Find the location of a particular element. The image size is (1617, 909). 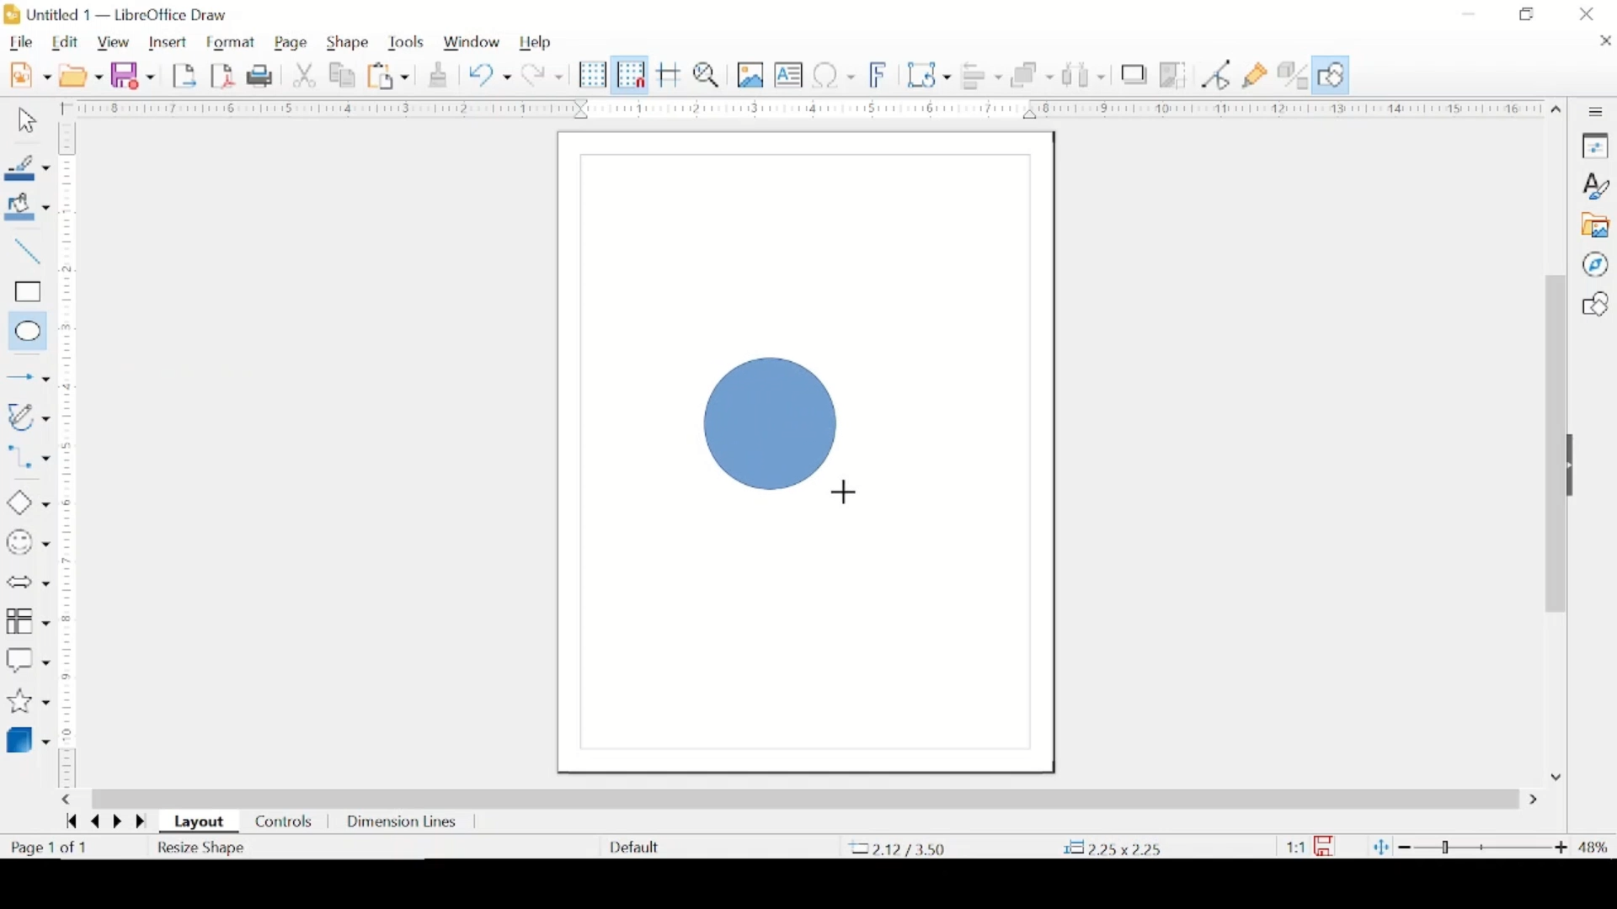

open is located at coordinates (83, 75).